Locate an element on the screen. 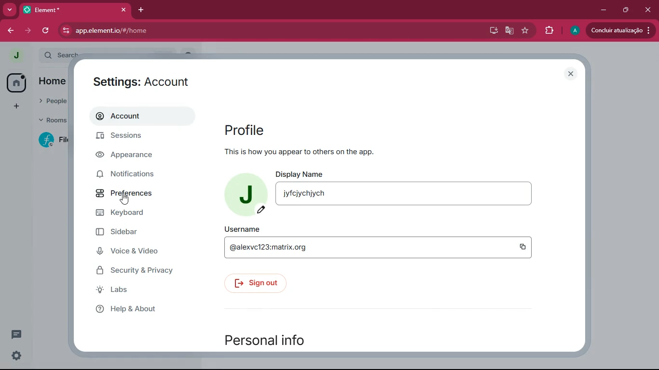  add tab is located at coordinates (143, 10).